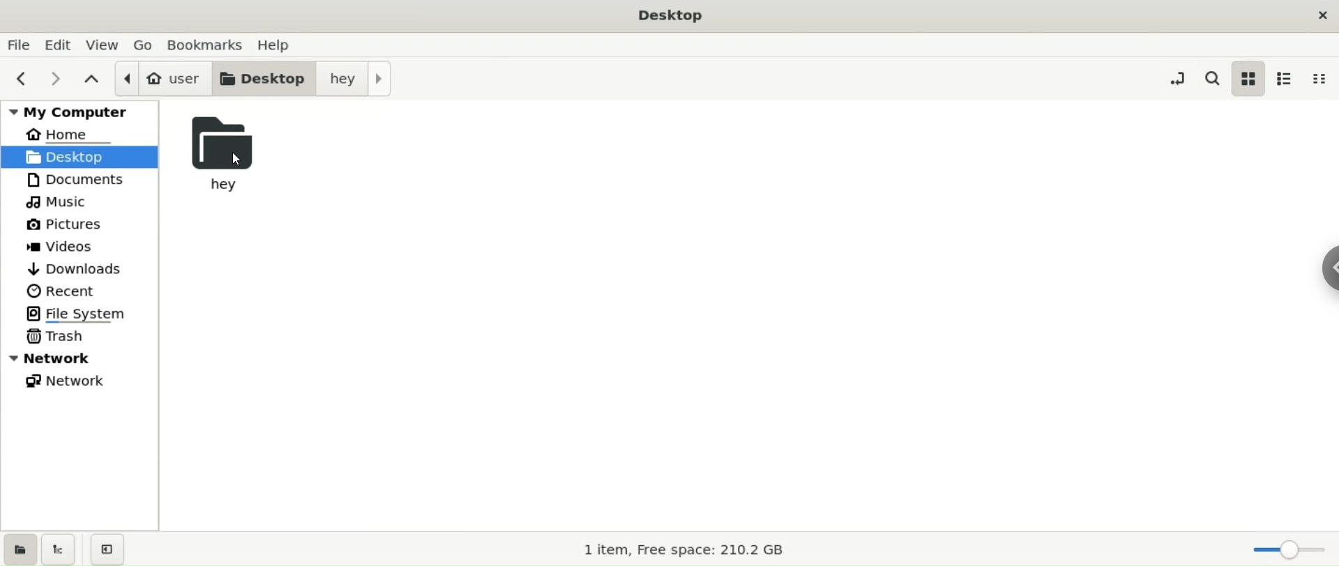  I want to click on hey, so click(354, 79).